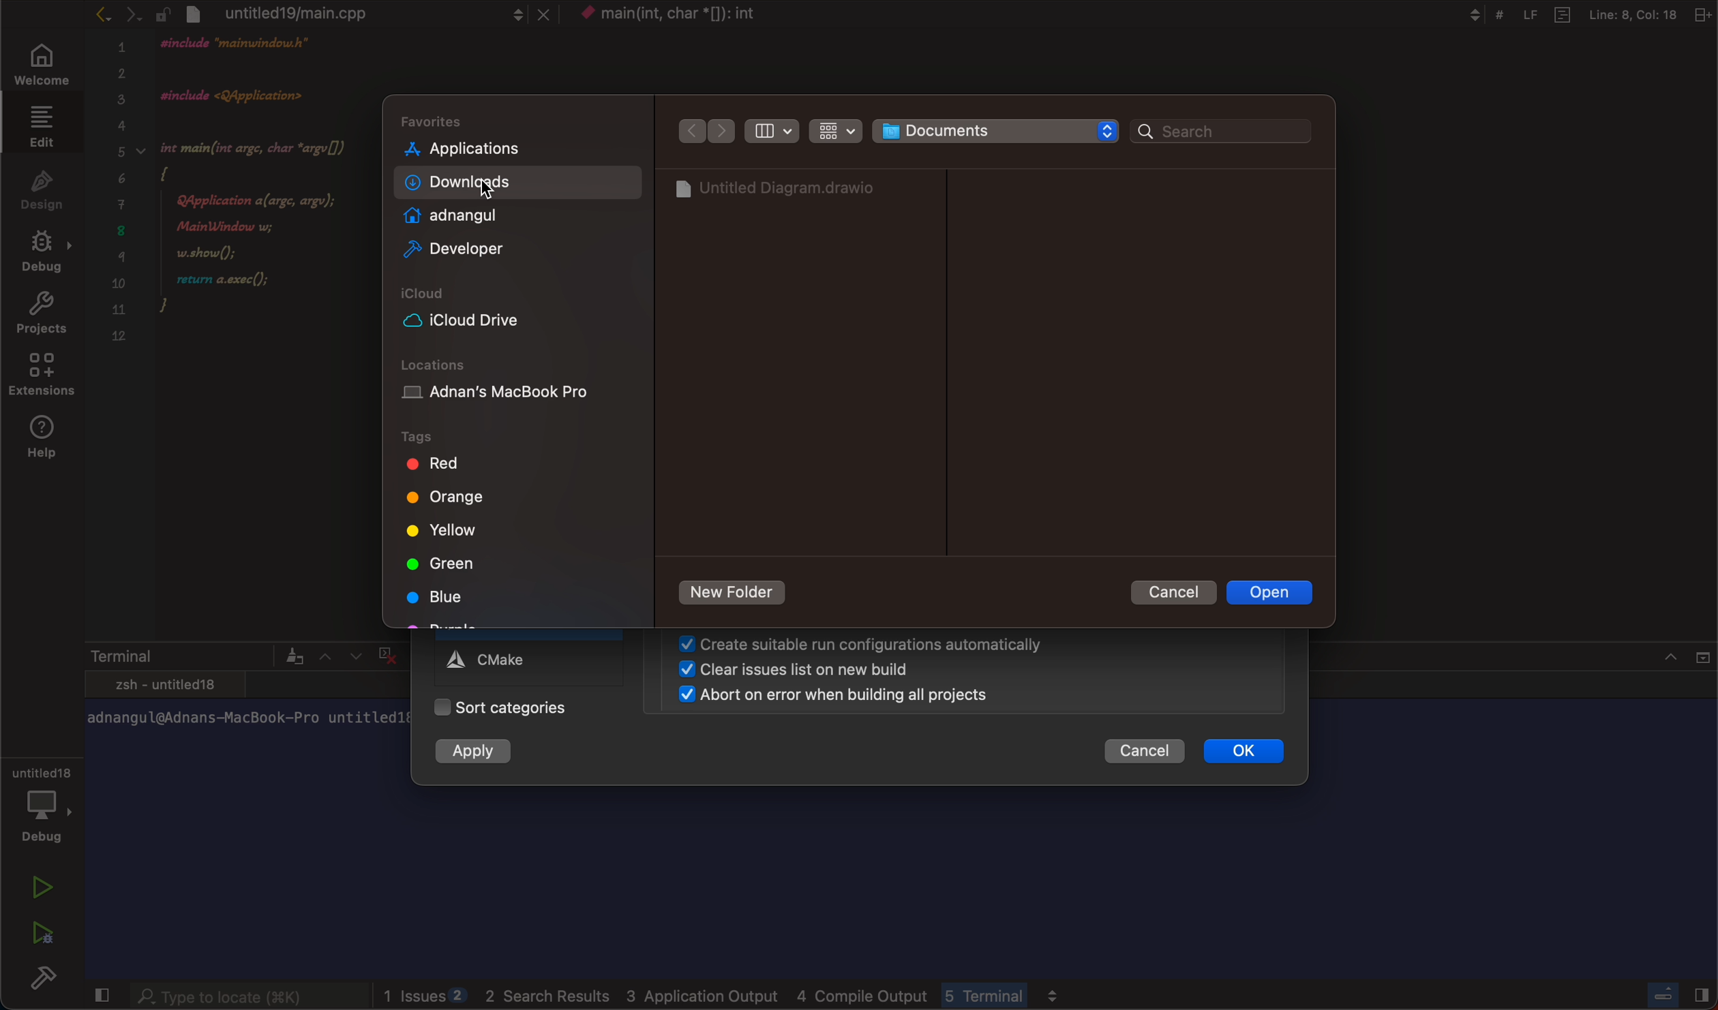 The height and width of the screenshot is (1010, 1718). I want to click on arrows, so click(110, 16).